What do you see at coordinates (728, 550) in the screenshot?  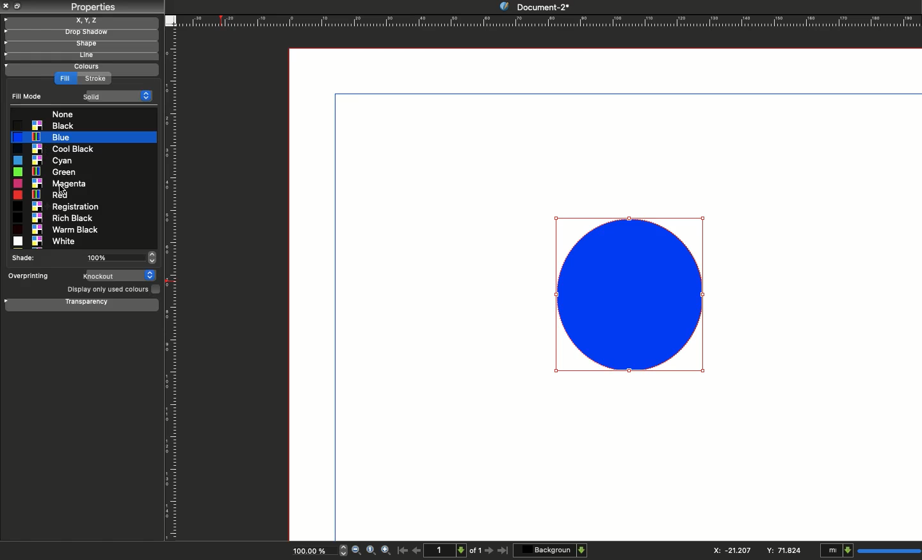 I see `X: 115.544` at bounding box center [728, 550].